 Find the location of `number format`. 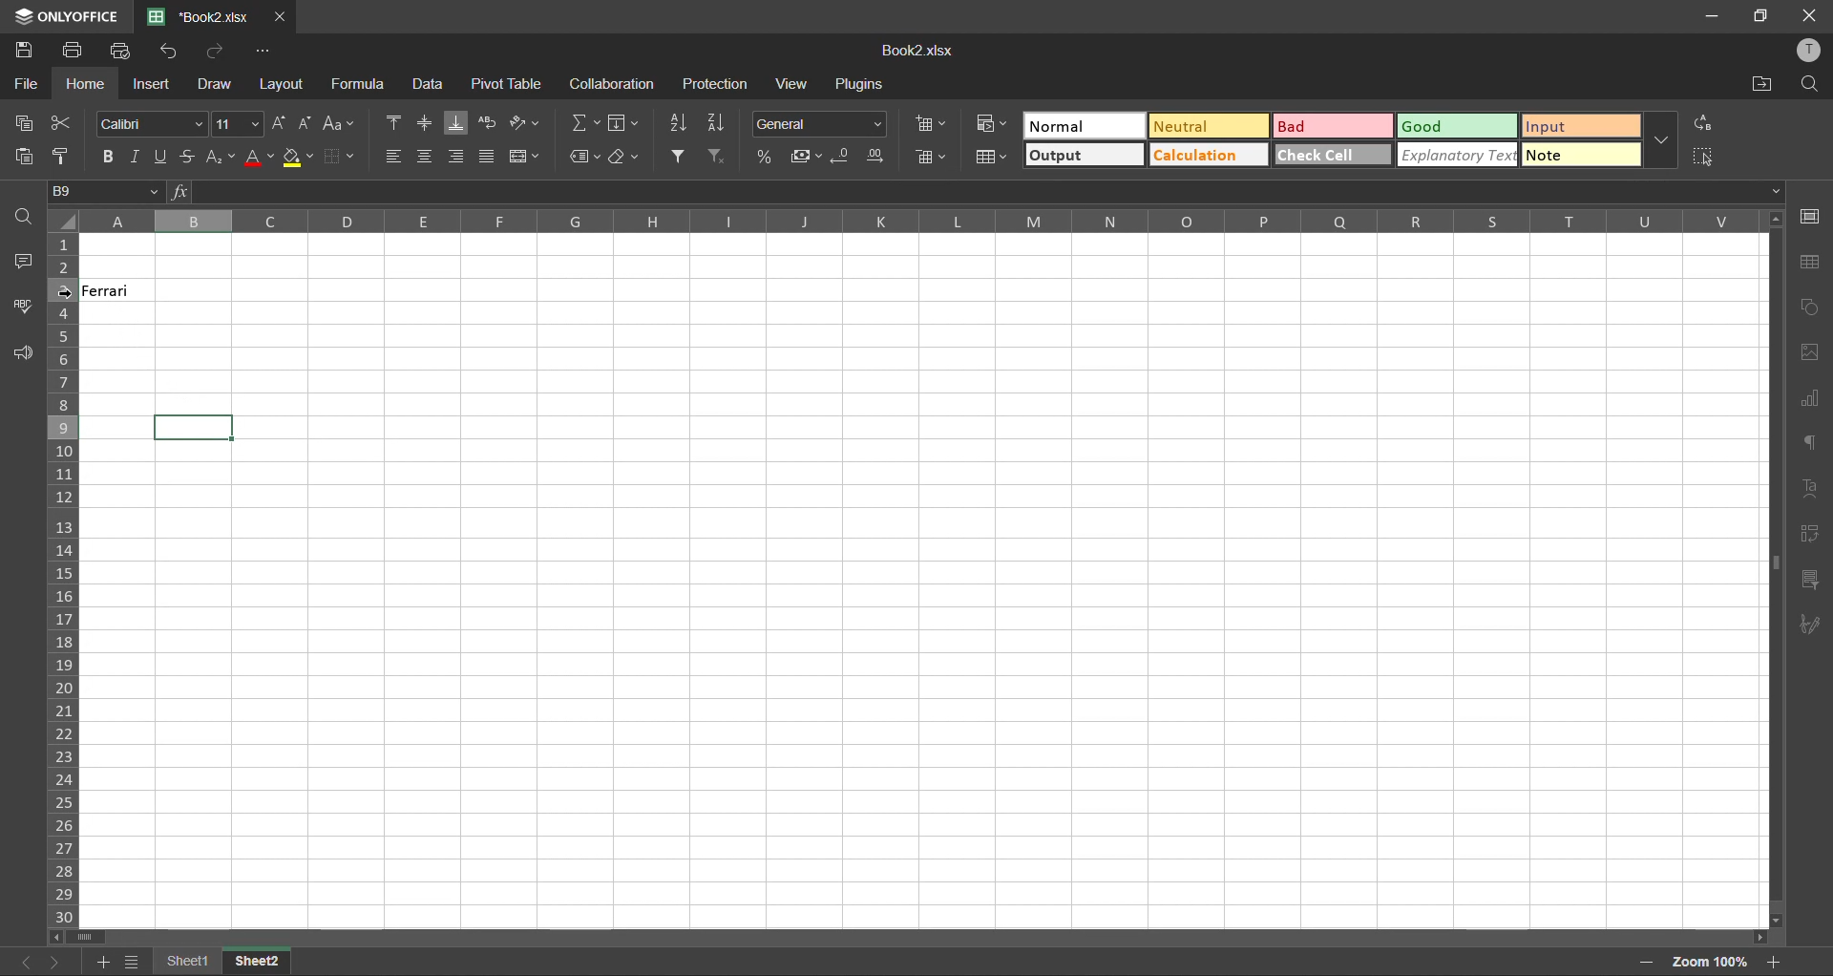

number format is located at coordinates (820, 124).